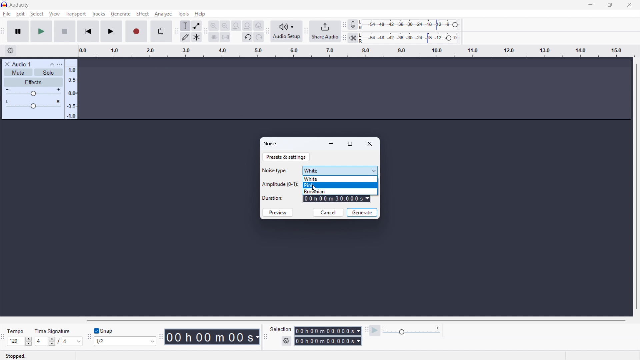  What do you see at coordinates (609, 5) in the screenshot?
I see `maximize` at bounding box center [609, 5].